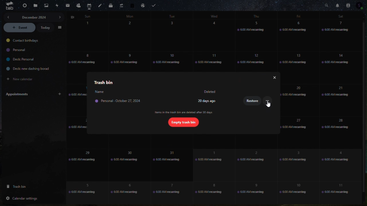 This screenshot has width=367, height=206. Describe the element at coordinates (25, 197) in the screenshot. I see `calendar settings` at that location.